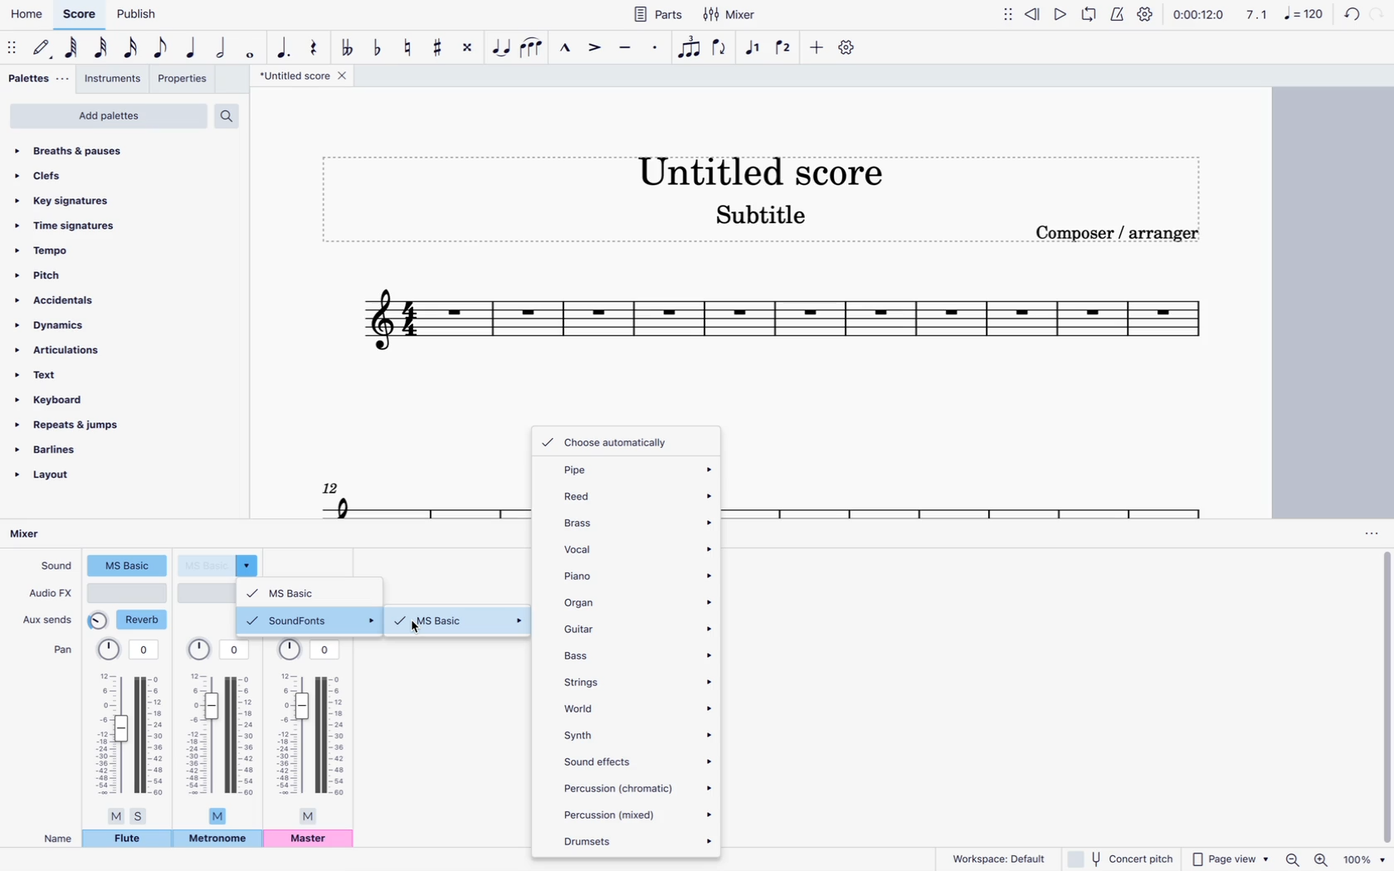  What do you see at coordinates (639, 572) in the screenshot?
I see `piano` at bounding box center [639, 572].